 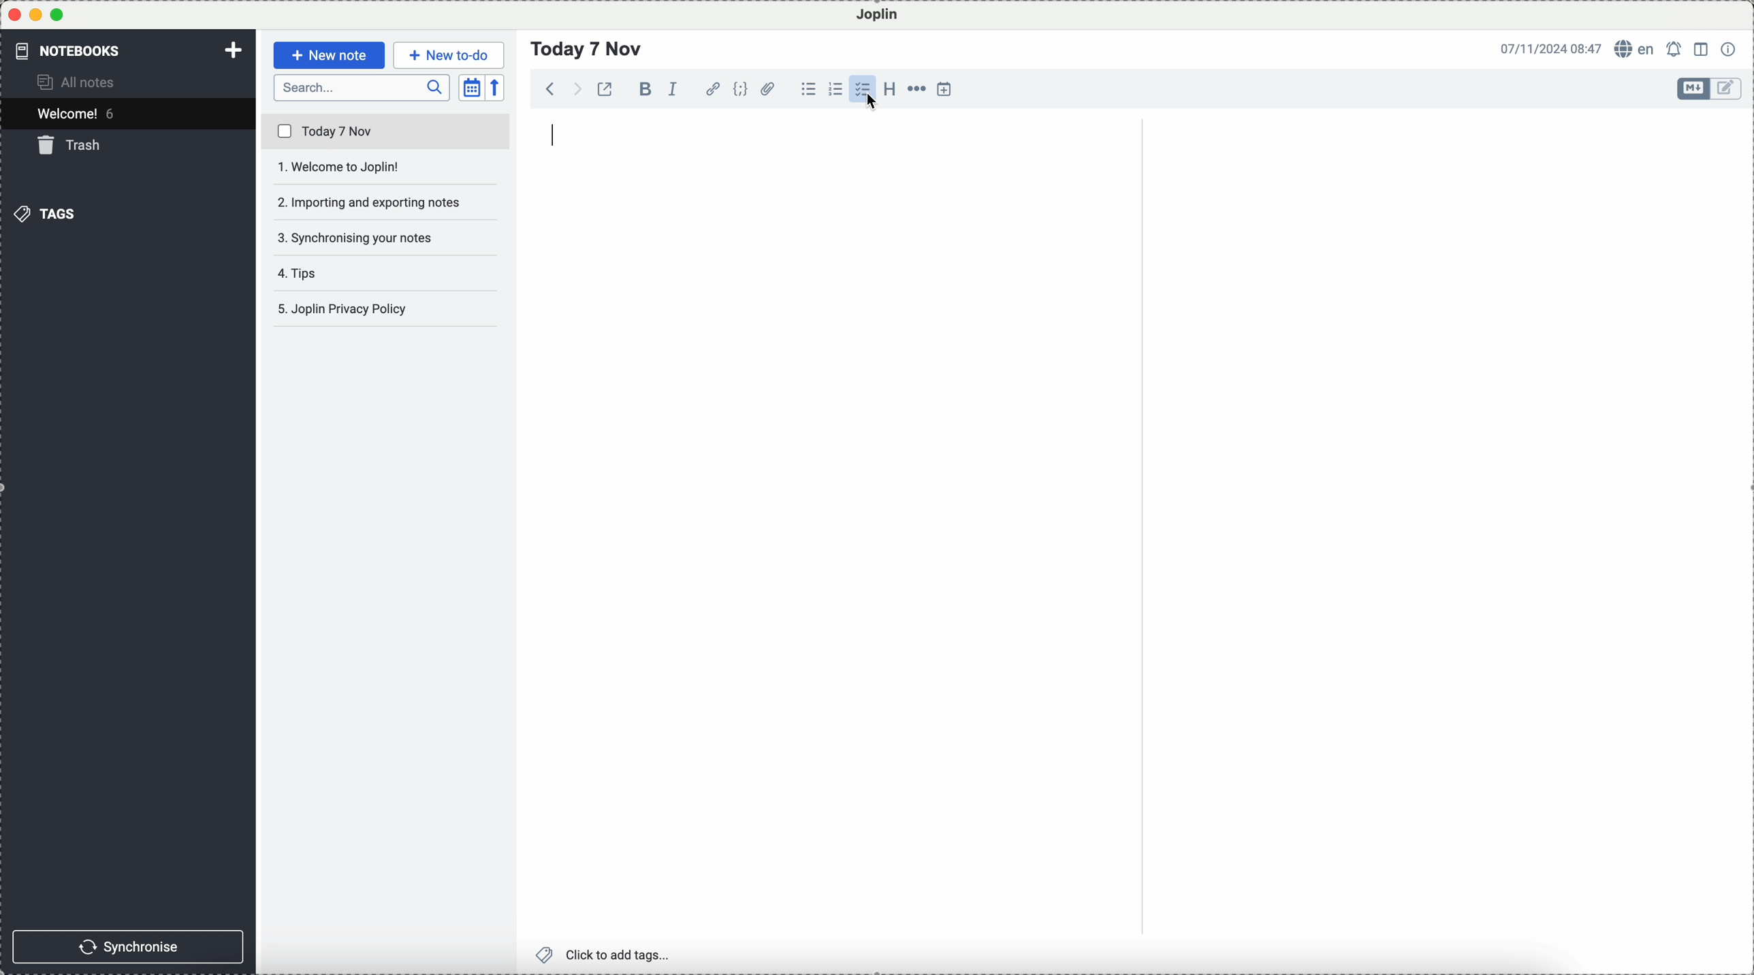 What do you see at coordinates (387, 132) in the screenshot?
I see `today 7 nov` at bounding box center [387, 132].